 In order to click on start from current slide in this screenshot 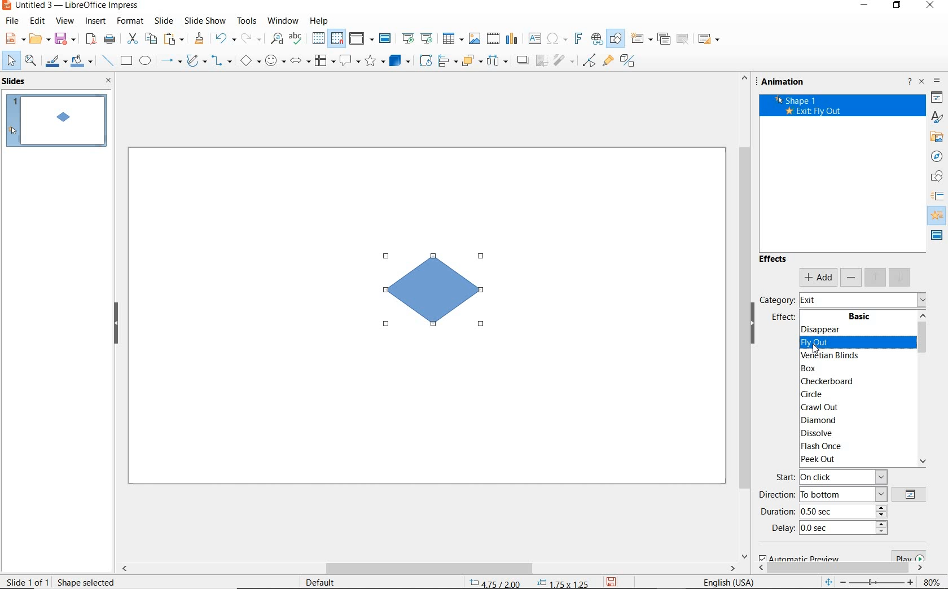, I will do `click(428, 39)`.